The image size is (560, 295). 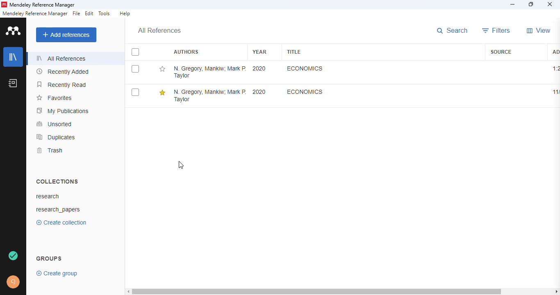 I want to click on title, so click(x=293, y=51).